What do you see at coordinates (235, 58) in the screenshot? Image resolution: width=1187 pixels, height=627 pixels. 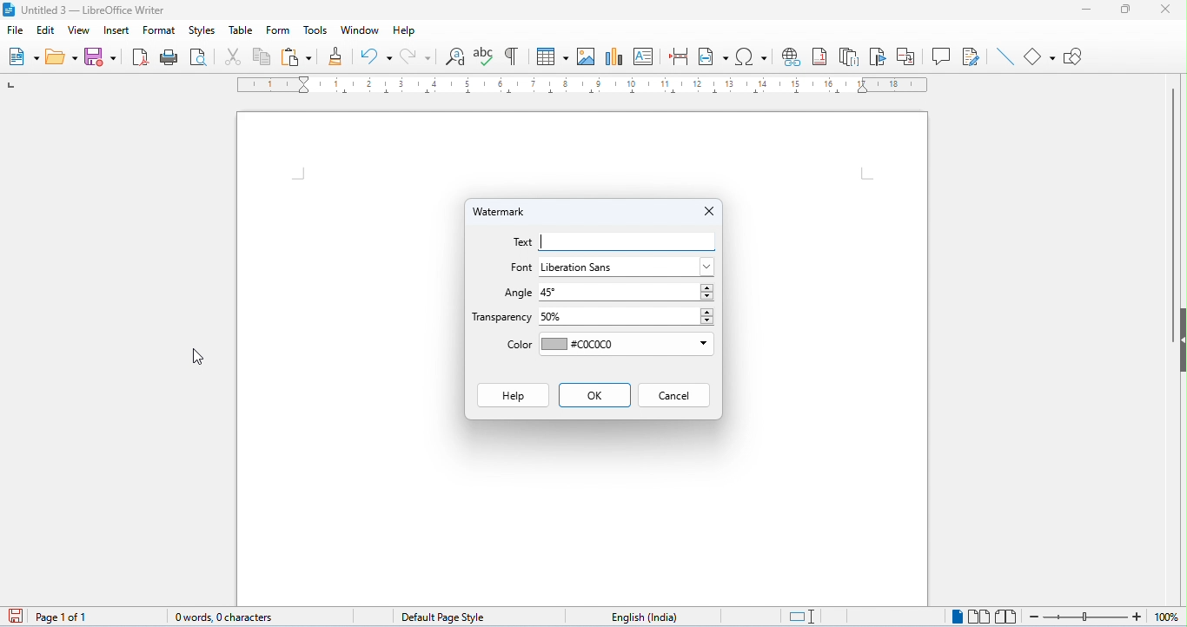 I see `cut` at bounding box center [235, 58].